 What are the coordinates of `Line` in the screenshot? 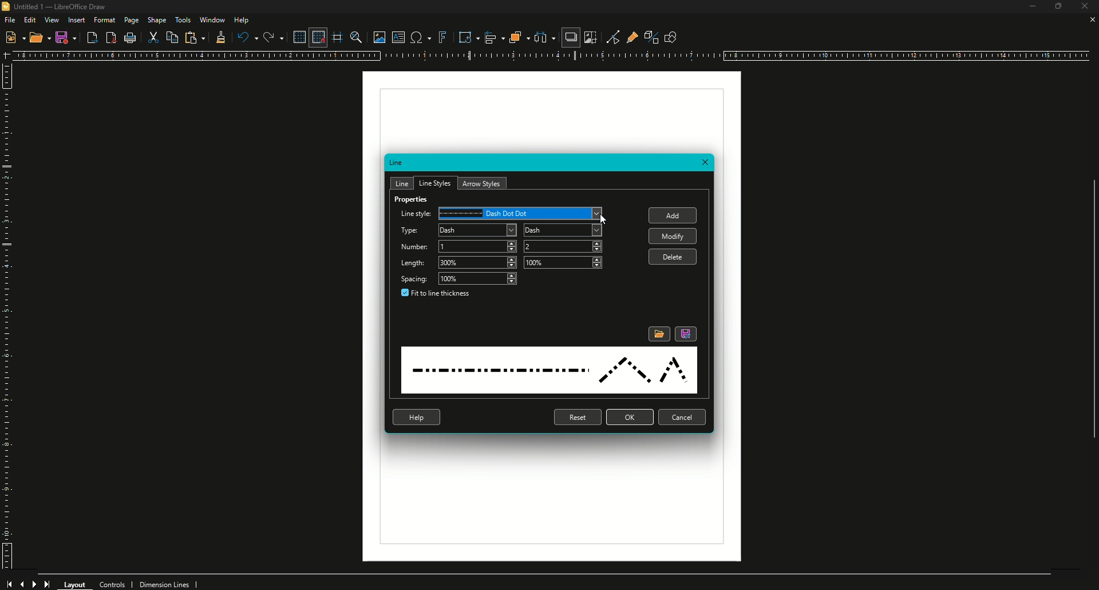 It's located at (403, 182).